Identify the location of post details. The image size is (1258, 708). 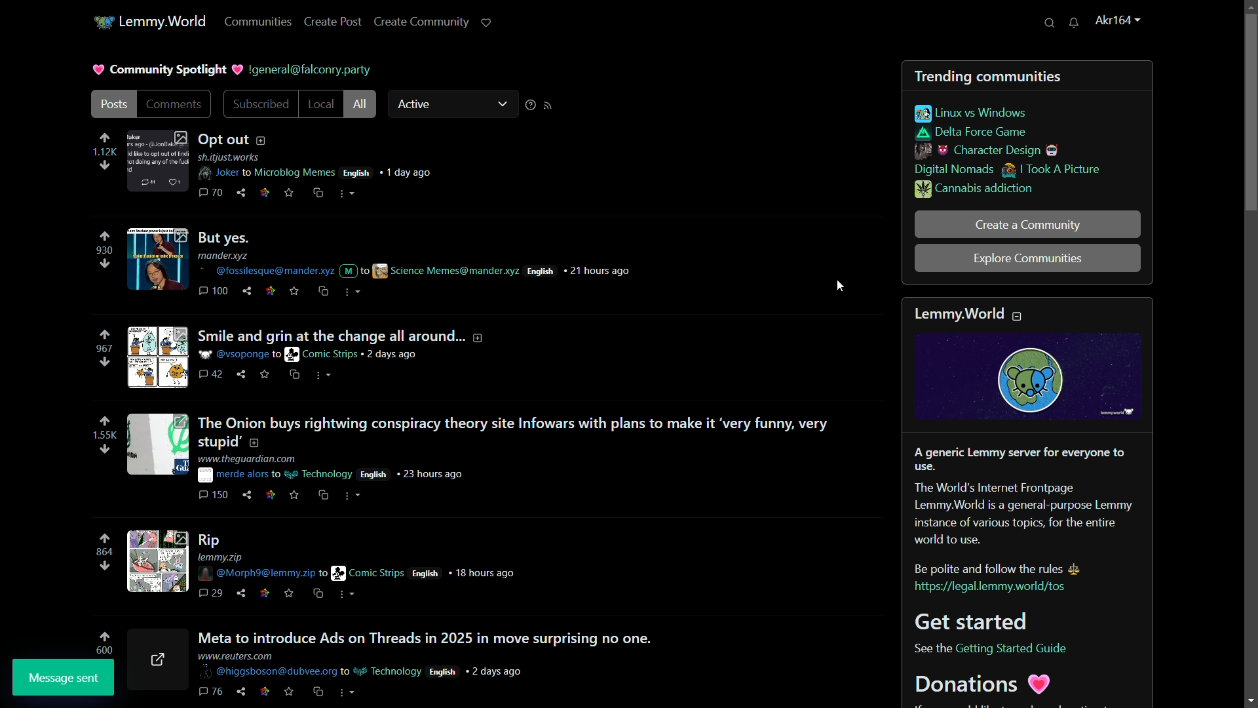
(321, 164).